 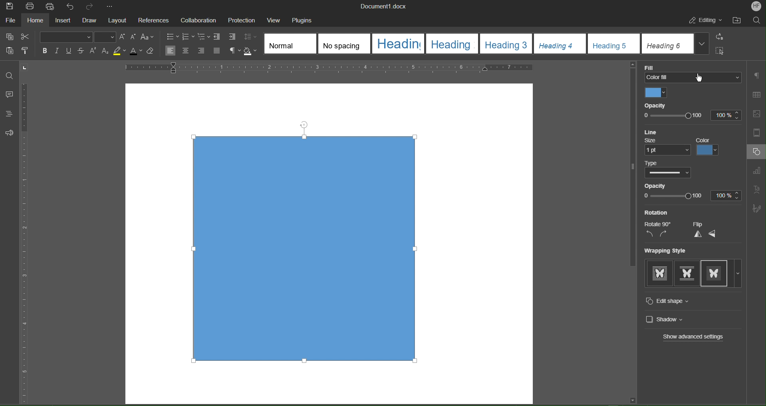 What do you see at coordinates (136, 52) in the screenshot?
I see `Text Color` at bounding box center [136, 52].